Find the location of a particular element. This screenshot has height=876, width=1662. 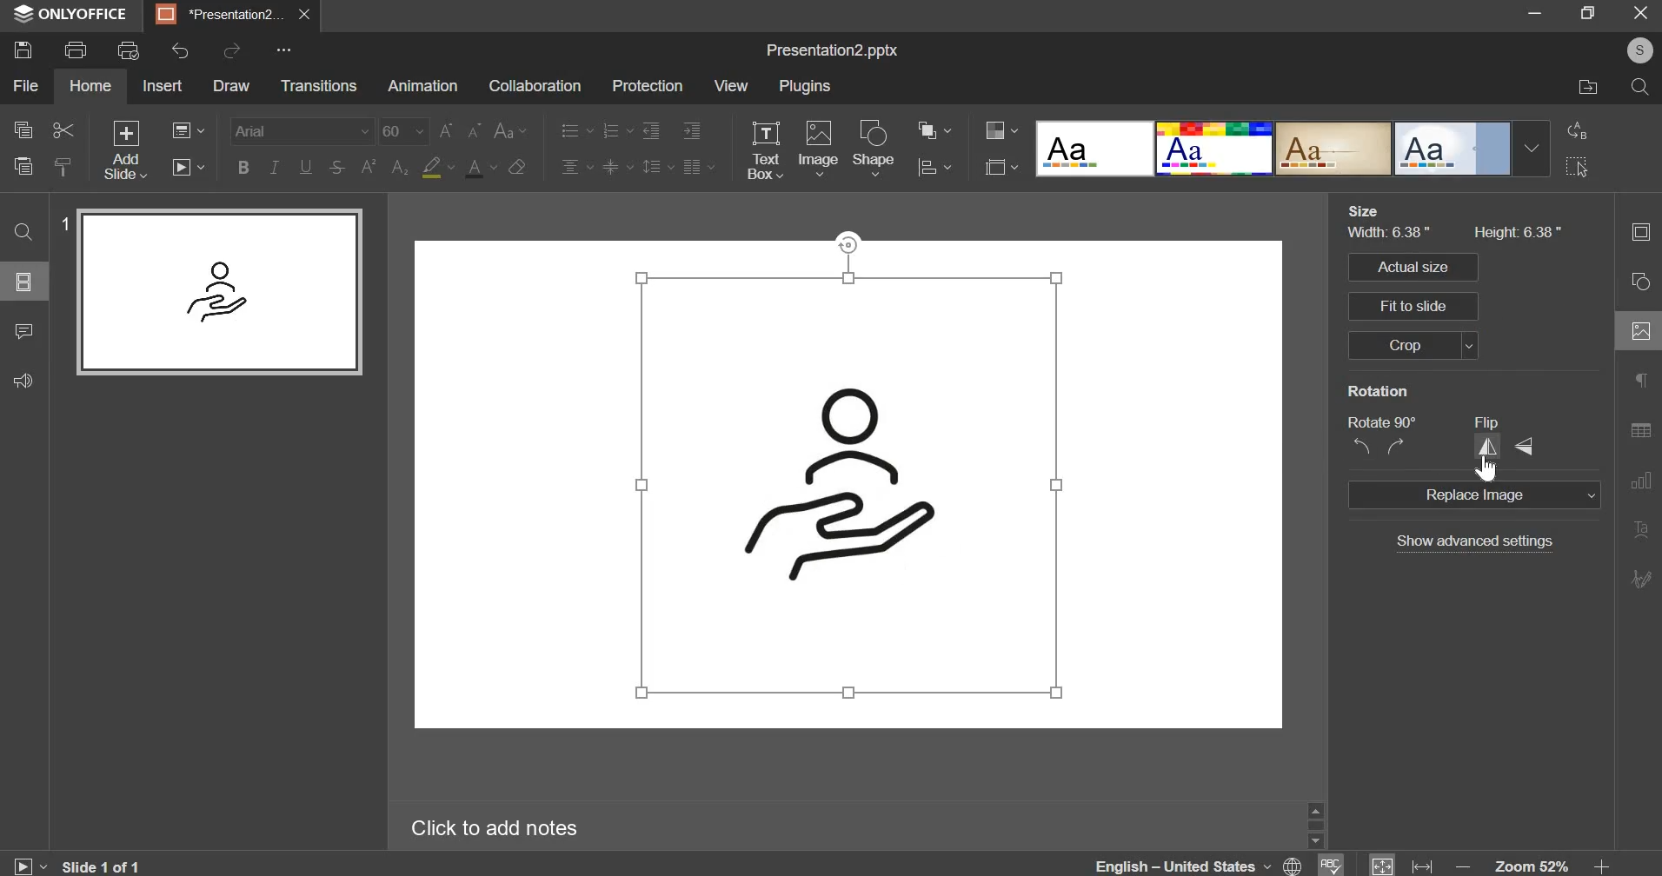

language is located at coordinates (1201, 864).